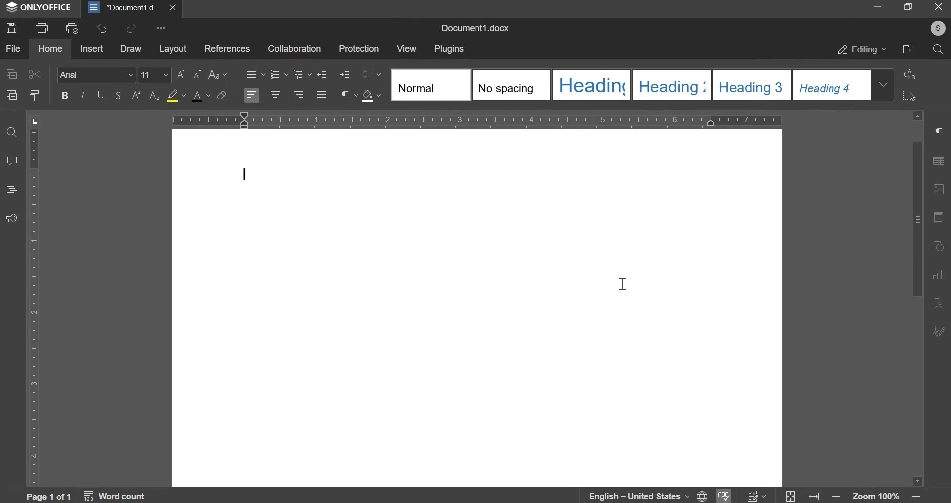 This screenshot has height=503, width=951. I want to click on paragraph settings, so click(940, 131).